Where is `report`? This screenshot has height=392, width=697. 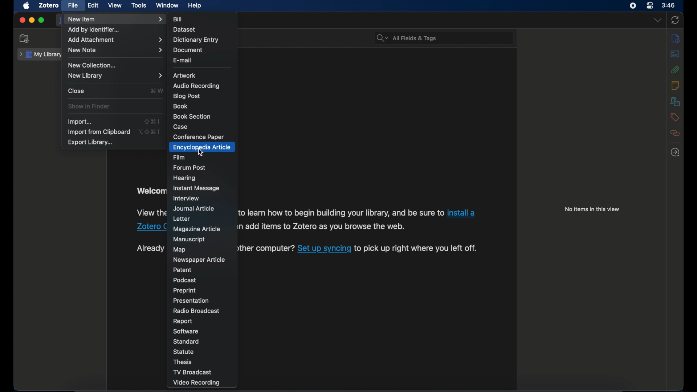 report is located at coordinates (183, 322).